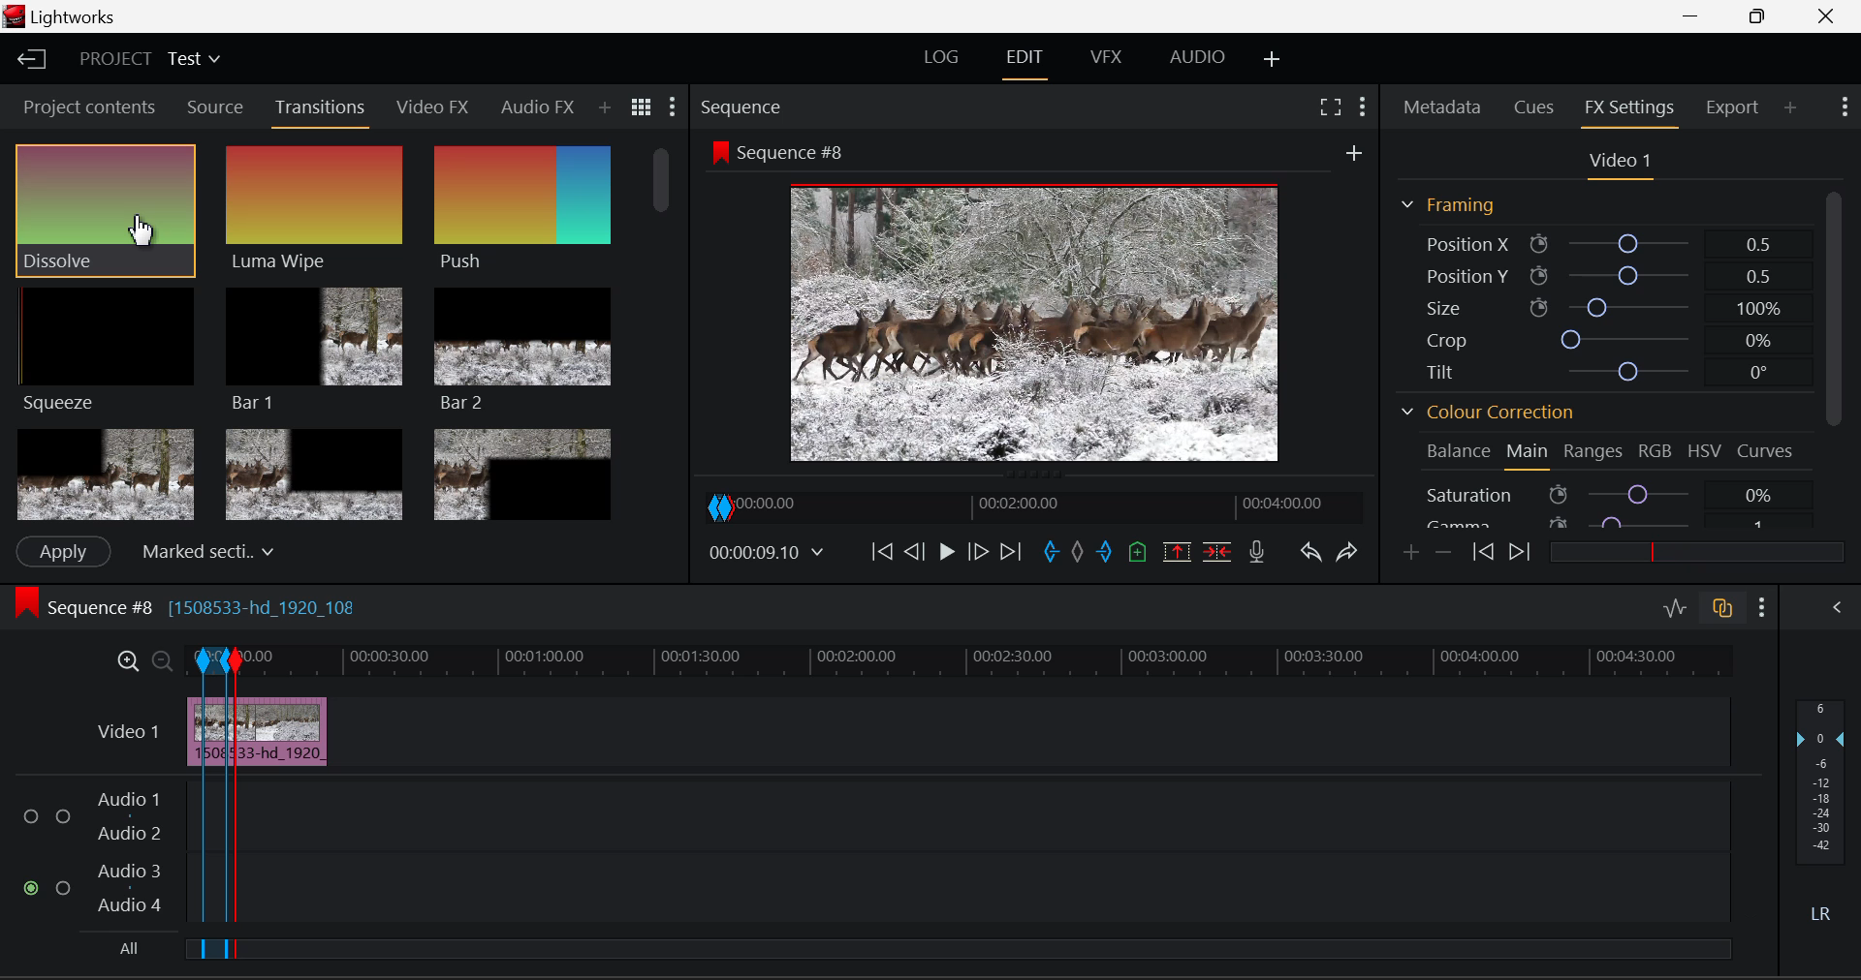 The height and width of the screenshot is (980, 1861). I want to click on Size, so click(1598, 307).